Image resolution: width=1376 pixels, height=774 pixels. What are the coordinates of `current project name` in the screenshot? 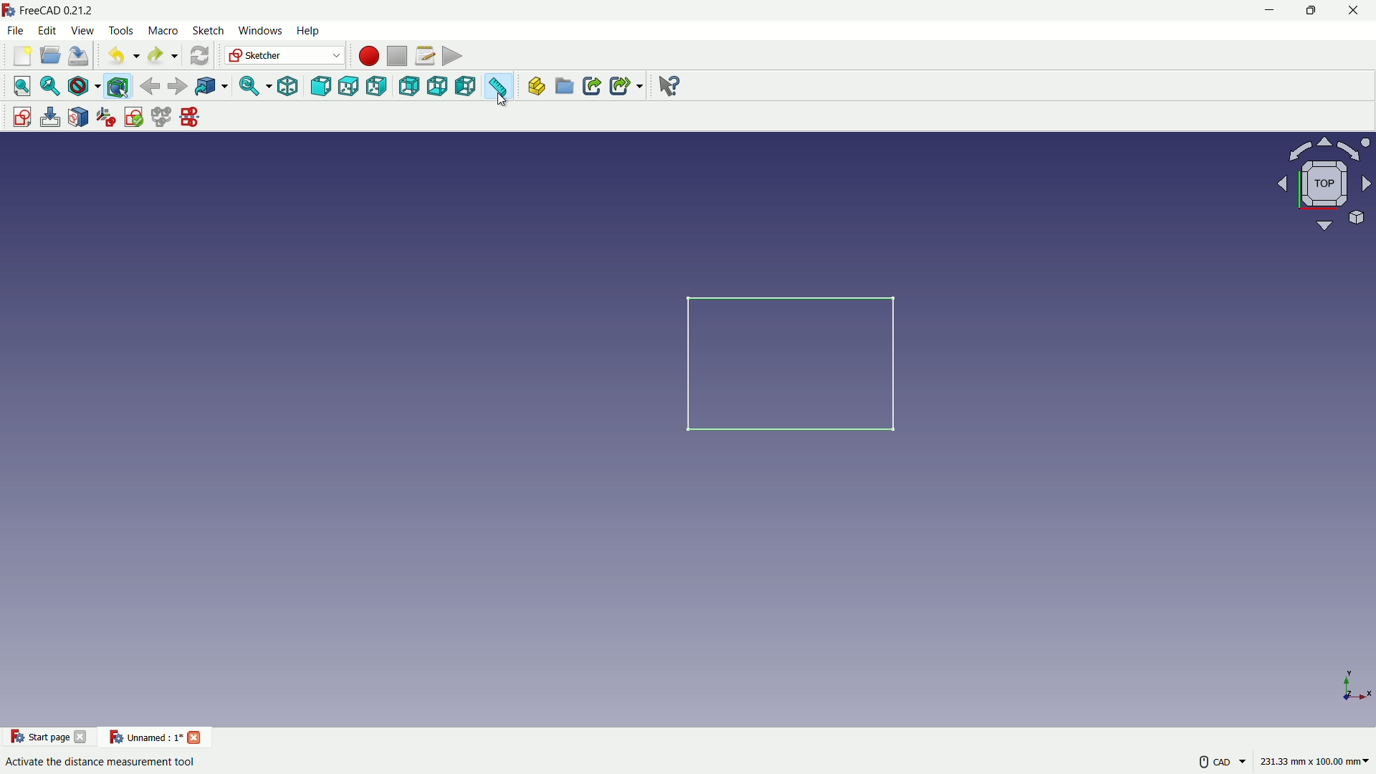 It's located at (143, 737).